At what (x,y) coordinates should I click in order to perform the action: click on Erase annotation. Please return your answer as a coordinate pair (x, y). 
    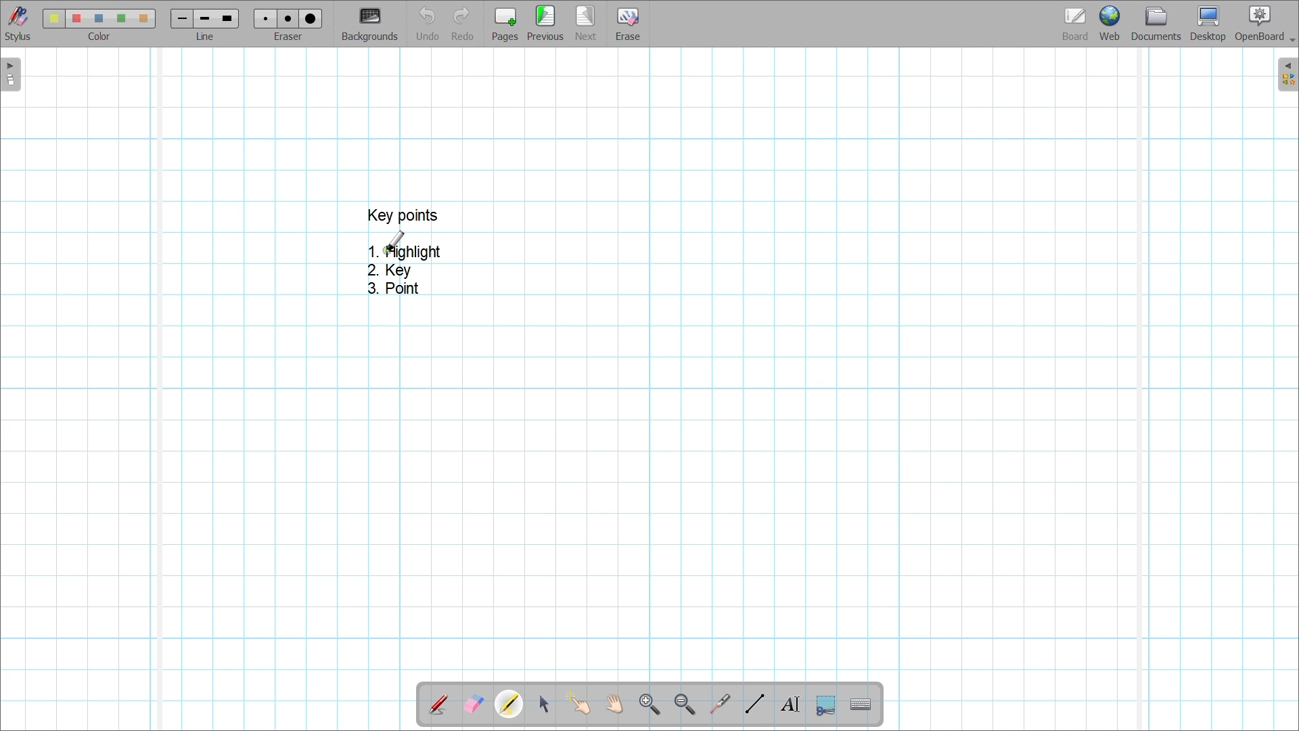
    Looking at the image, I should click on (474, 705).